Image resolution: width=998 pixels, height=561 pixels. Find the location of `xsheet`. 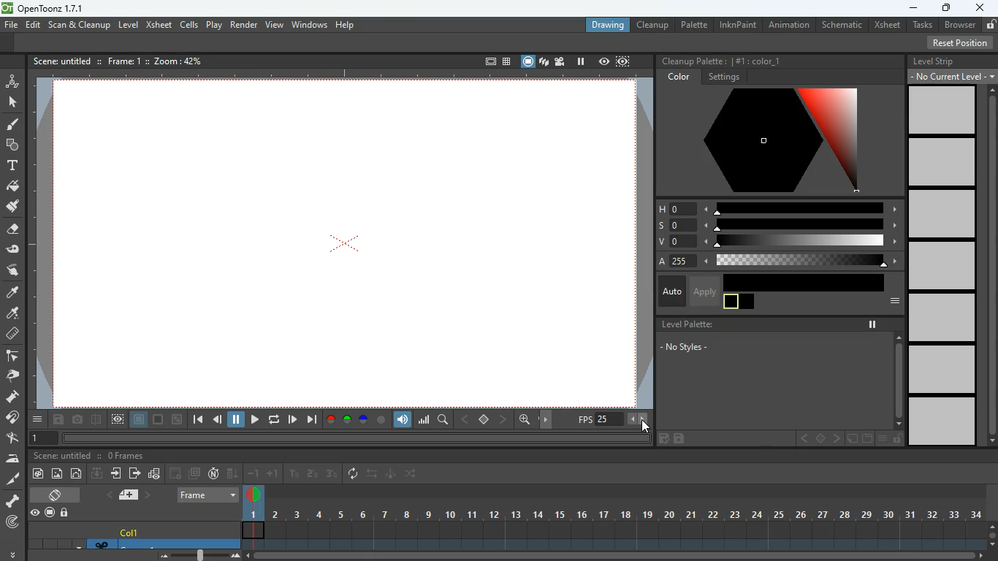

xsheet is located at coordinates (887, 24).